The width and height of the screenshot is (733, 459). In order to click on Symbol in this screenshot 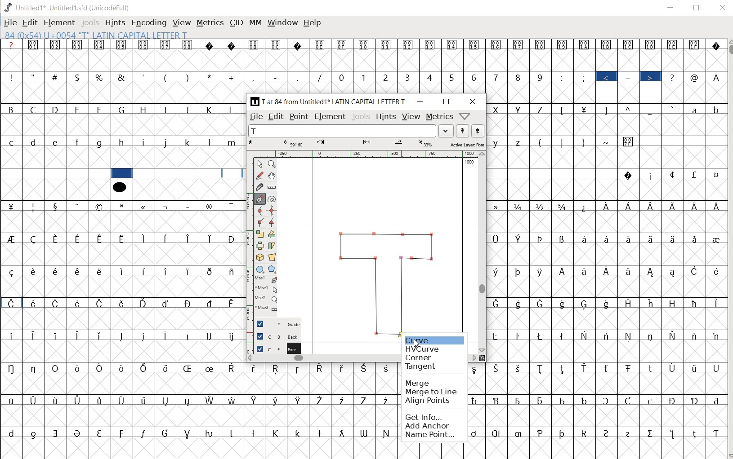, I will do `click(715, 368)`.